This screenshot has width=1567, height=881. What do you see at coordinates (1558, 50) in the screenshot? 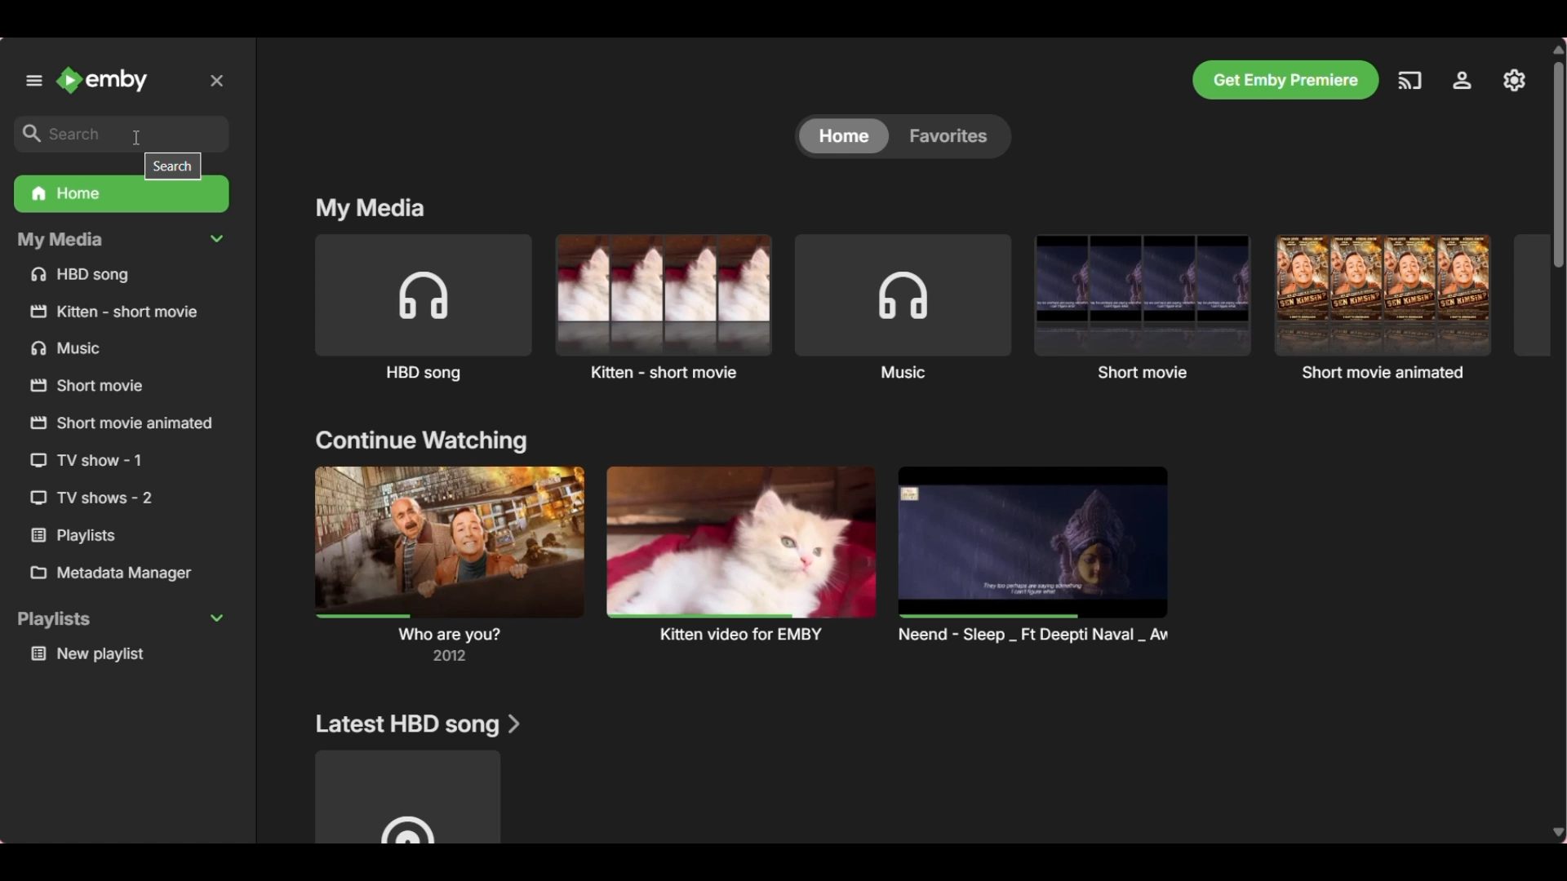
I see `Quick slide to top` at bounding box center [1558, 50].